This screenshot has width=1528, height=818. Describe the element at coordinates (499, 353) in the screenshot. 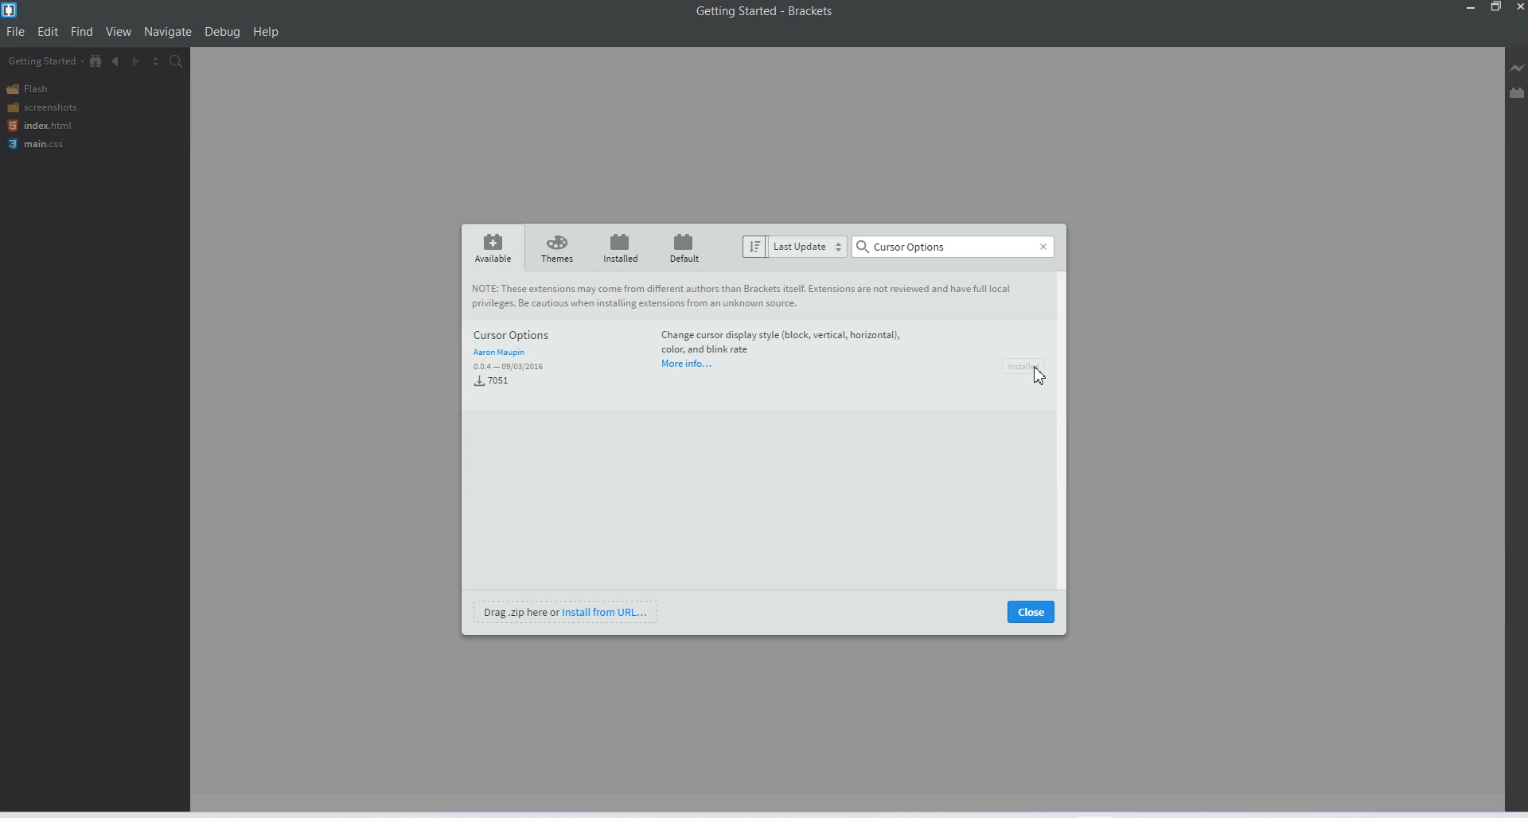

I see `aaron maupin` at that location.